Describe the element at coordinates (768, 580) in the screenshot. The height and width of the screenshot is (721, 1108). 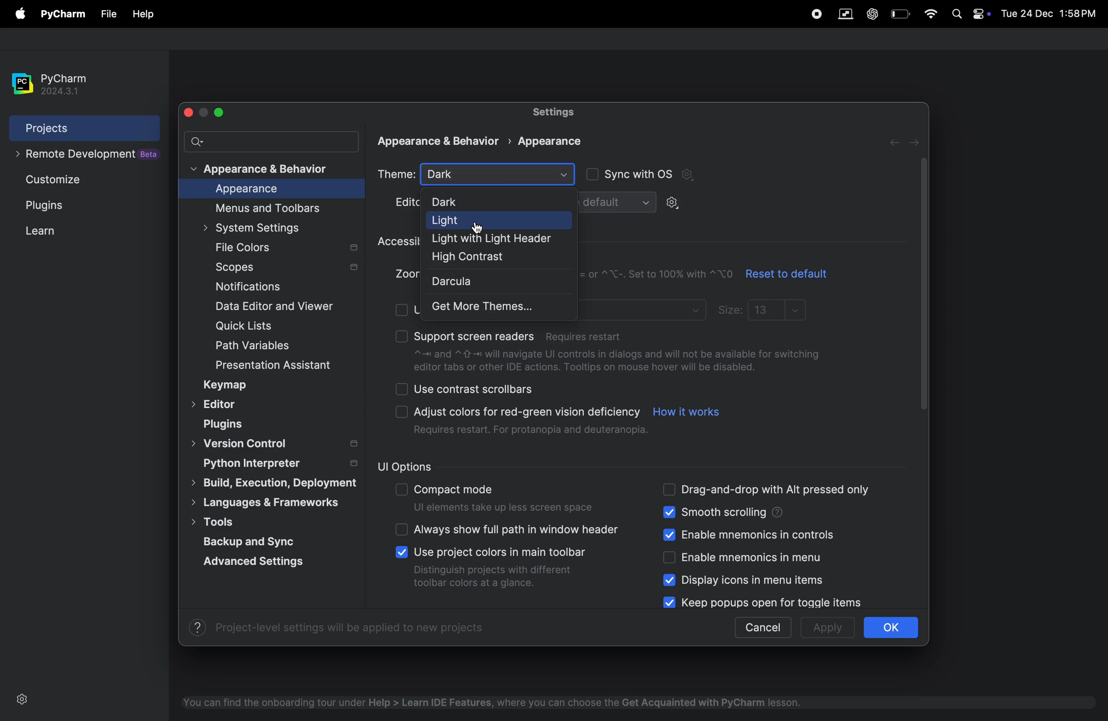
I see `display icons in menu items` at that location.